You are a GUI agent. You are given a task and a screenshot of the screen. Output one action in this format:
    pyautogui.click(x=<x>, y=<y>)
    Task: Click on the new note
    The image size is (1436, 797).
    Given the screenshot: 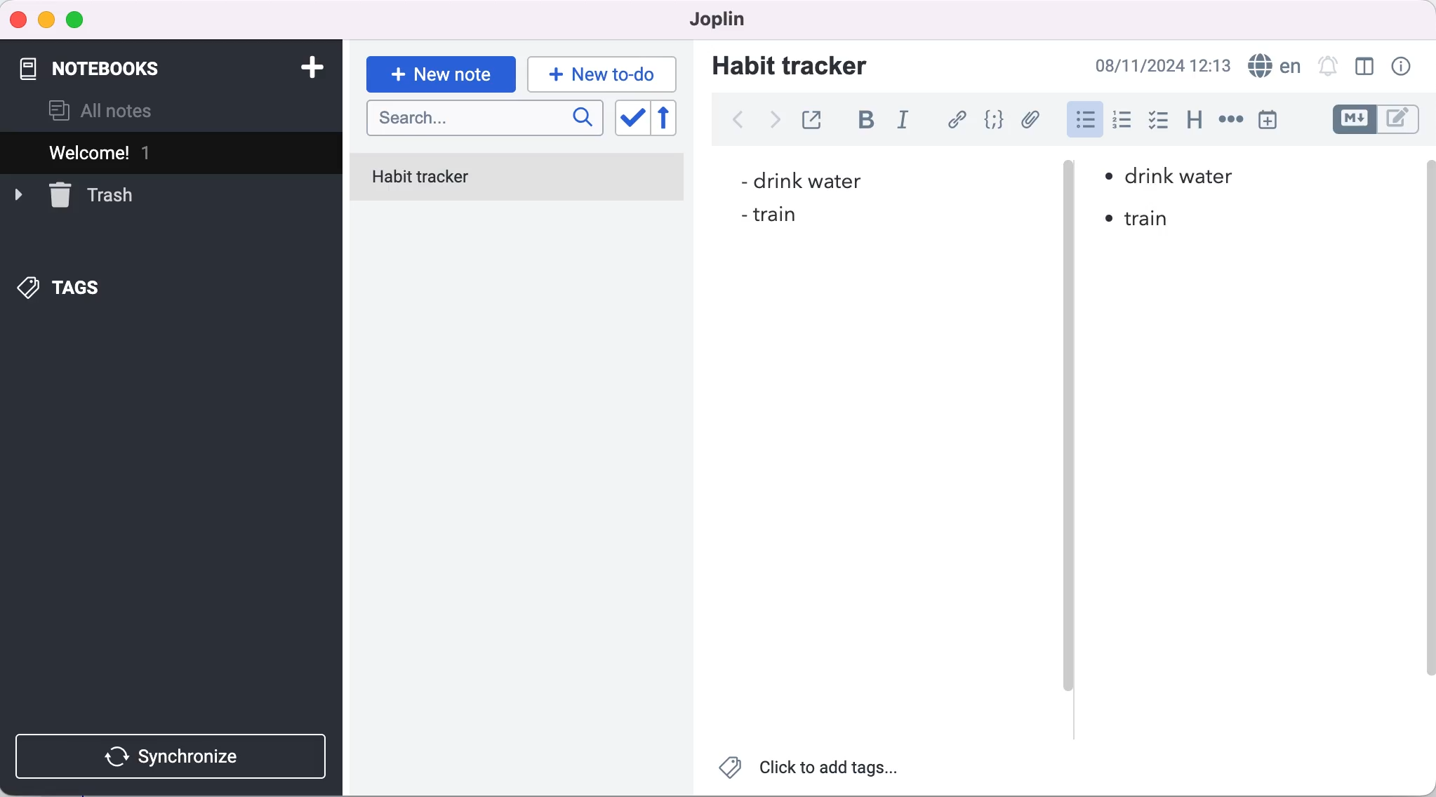 What is the action you would take?
    pyautogui.click(x=440, y=74)
    